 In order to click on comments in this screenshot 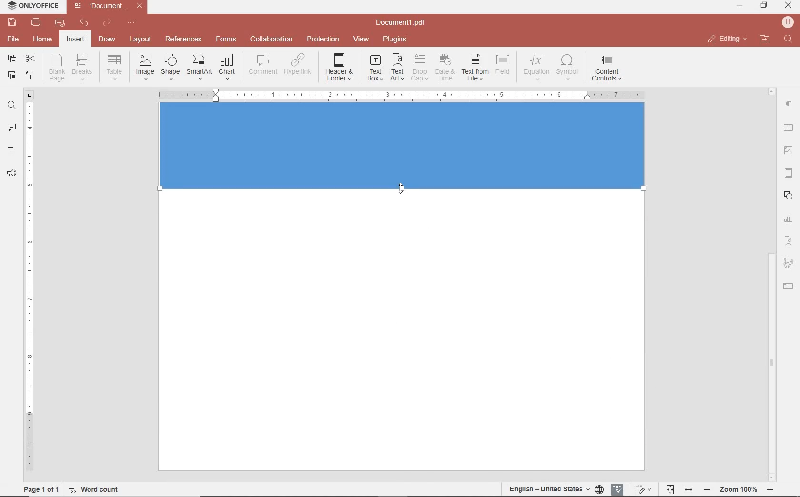, I will do `click(11, 128)`.